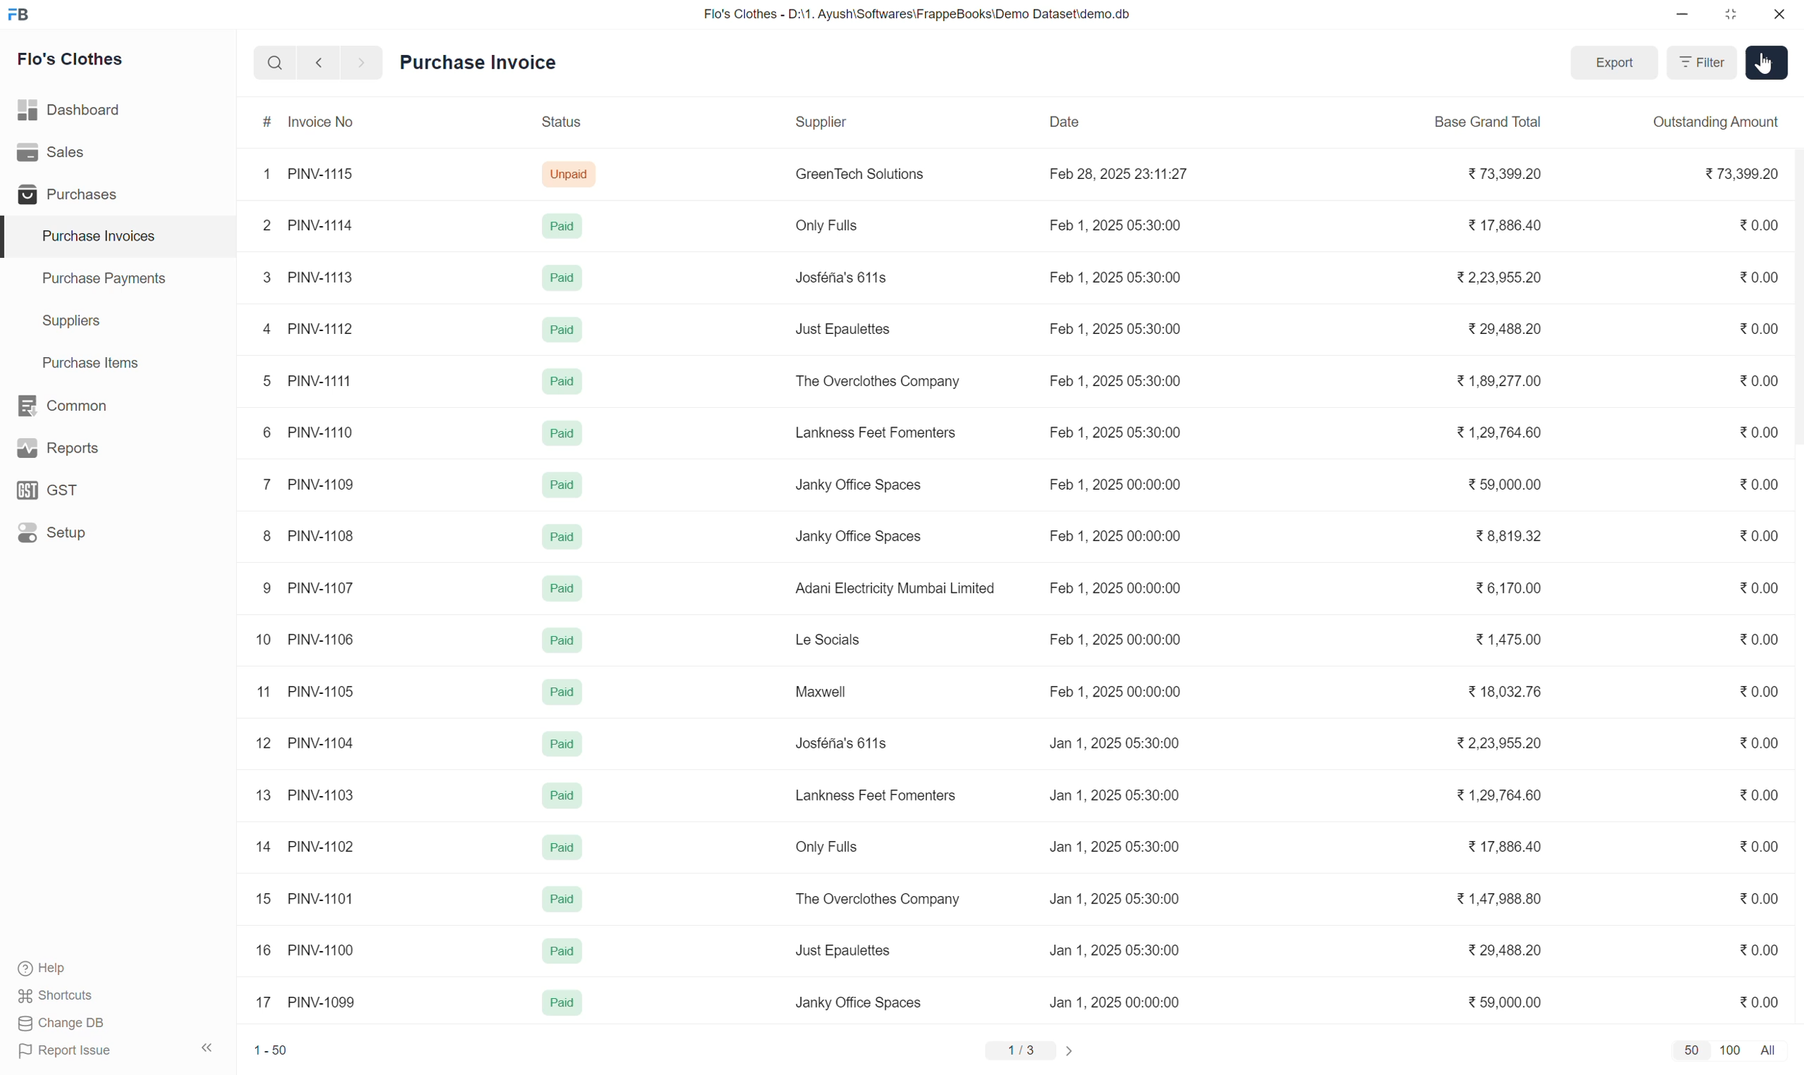 This screenshot has height=1075, width=1804. What do you see at coordinates (559, 588) in the screenshot?
I see `Paid` at bounding box center [559, 588].